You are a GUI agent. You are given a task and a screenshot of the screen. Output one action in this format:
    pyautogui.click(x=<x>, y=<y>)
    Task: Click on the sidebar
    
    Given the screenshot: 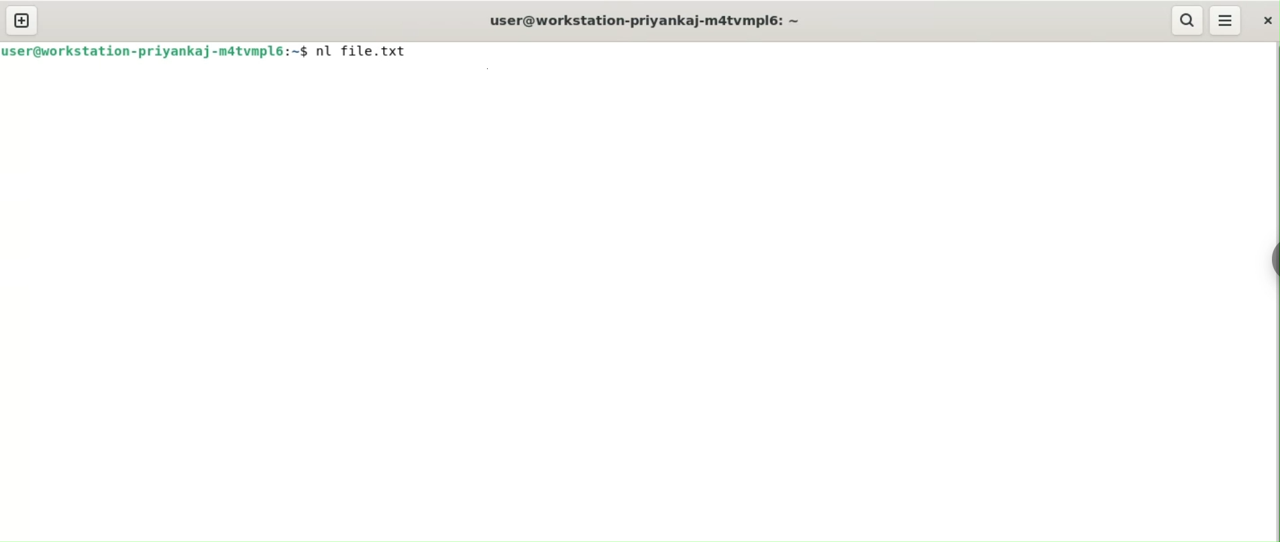 What is the action you would take?
    pyautogui.click(x=1277, y=258)
    